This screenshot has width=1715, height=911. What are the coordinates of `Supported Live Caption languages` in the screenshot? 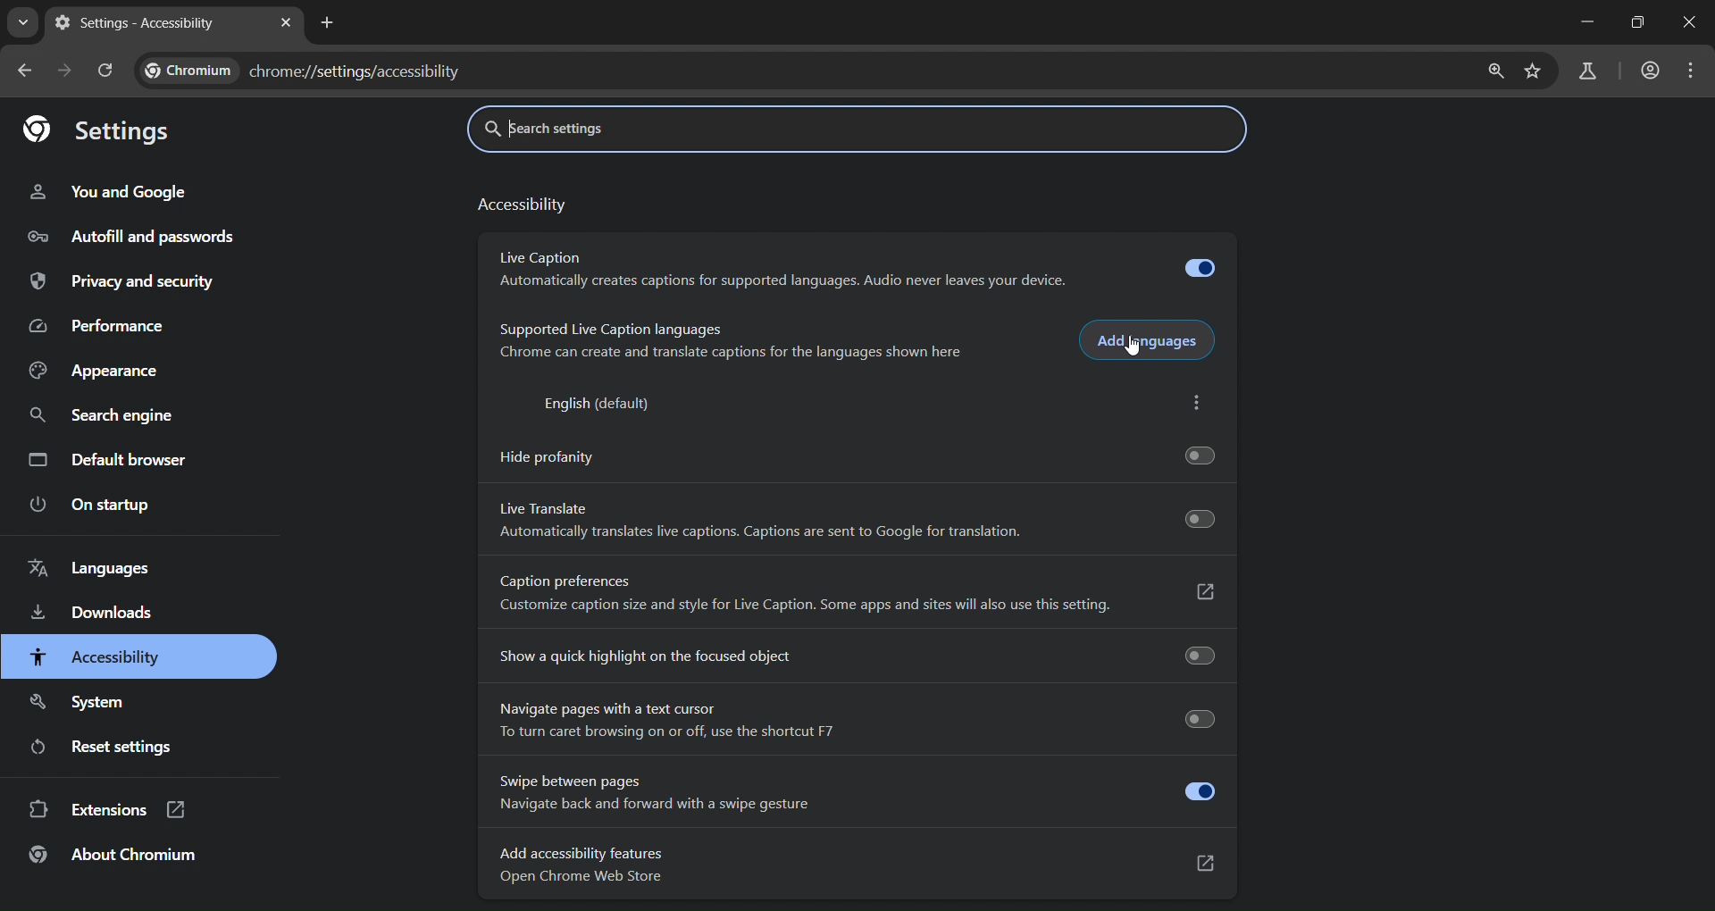 It's located at (614, 327).